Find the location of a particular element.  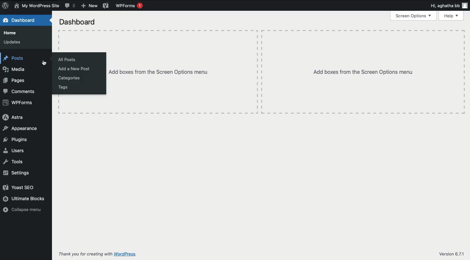

Media is located at coordinates (16, 69).